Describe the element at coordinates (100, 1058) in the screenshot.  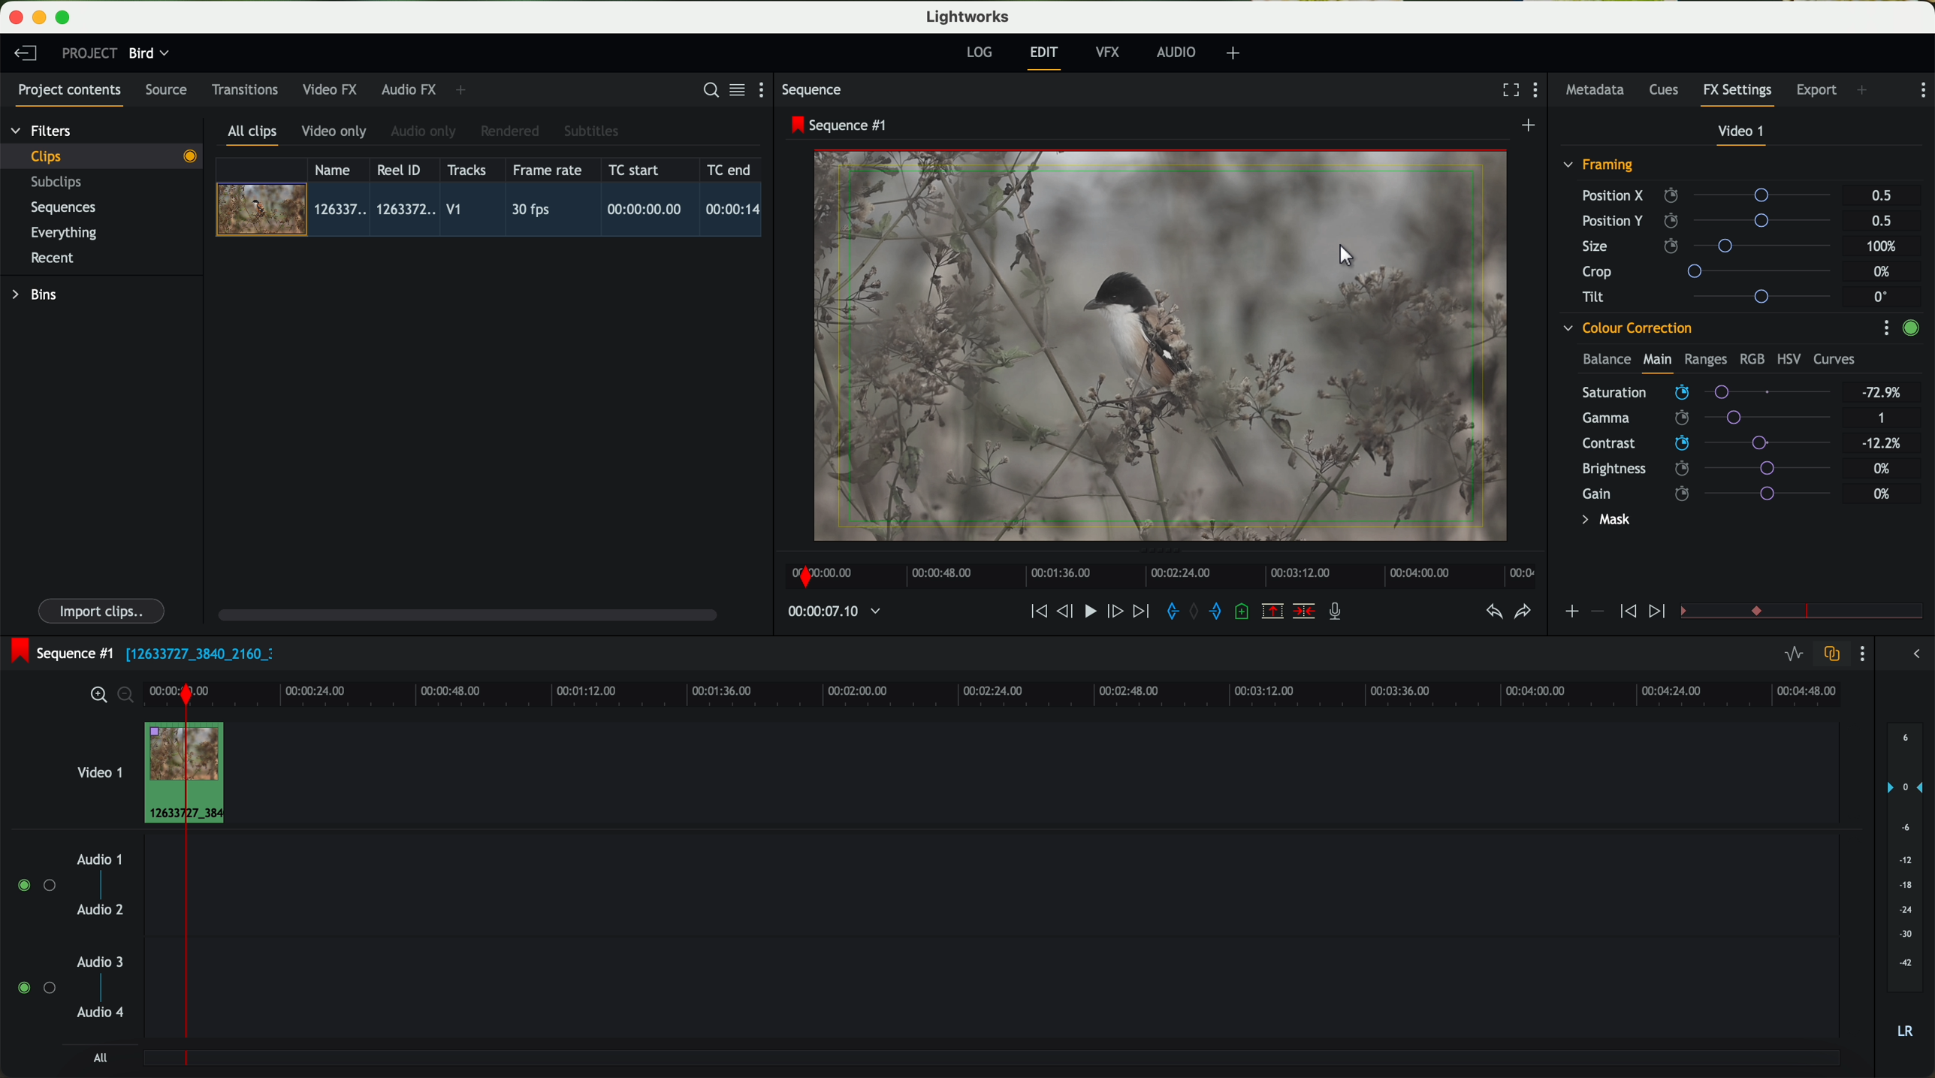
I see `all` at that location.